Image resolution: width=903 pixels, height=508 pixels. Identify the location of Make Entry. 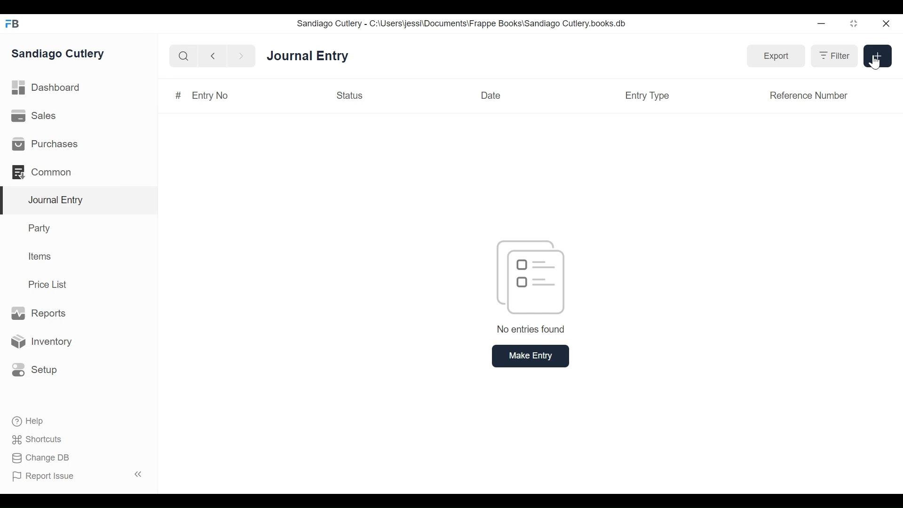
(532, 357).